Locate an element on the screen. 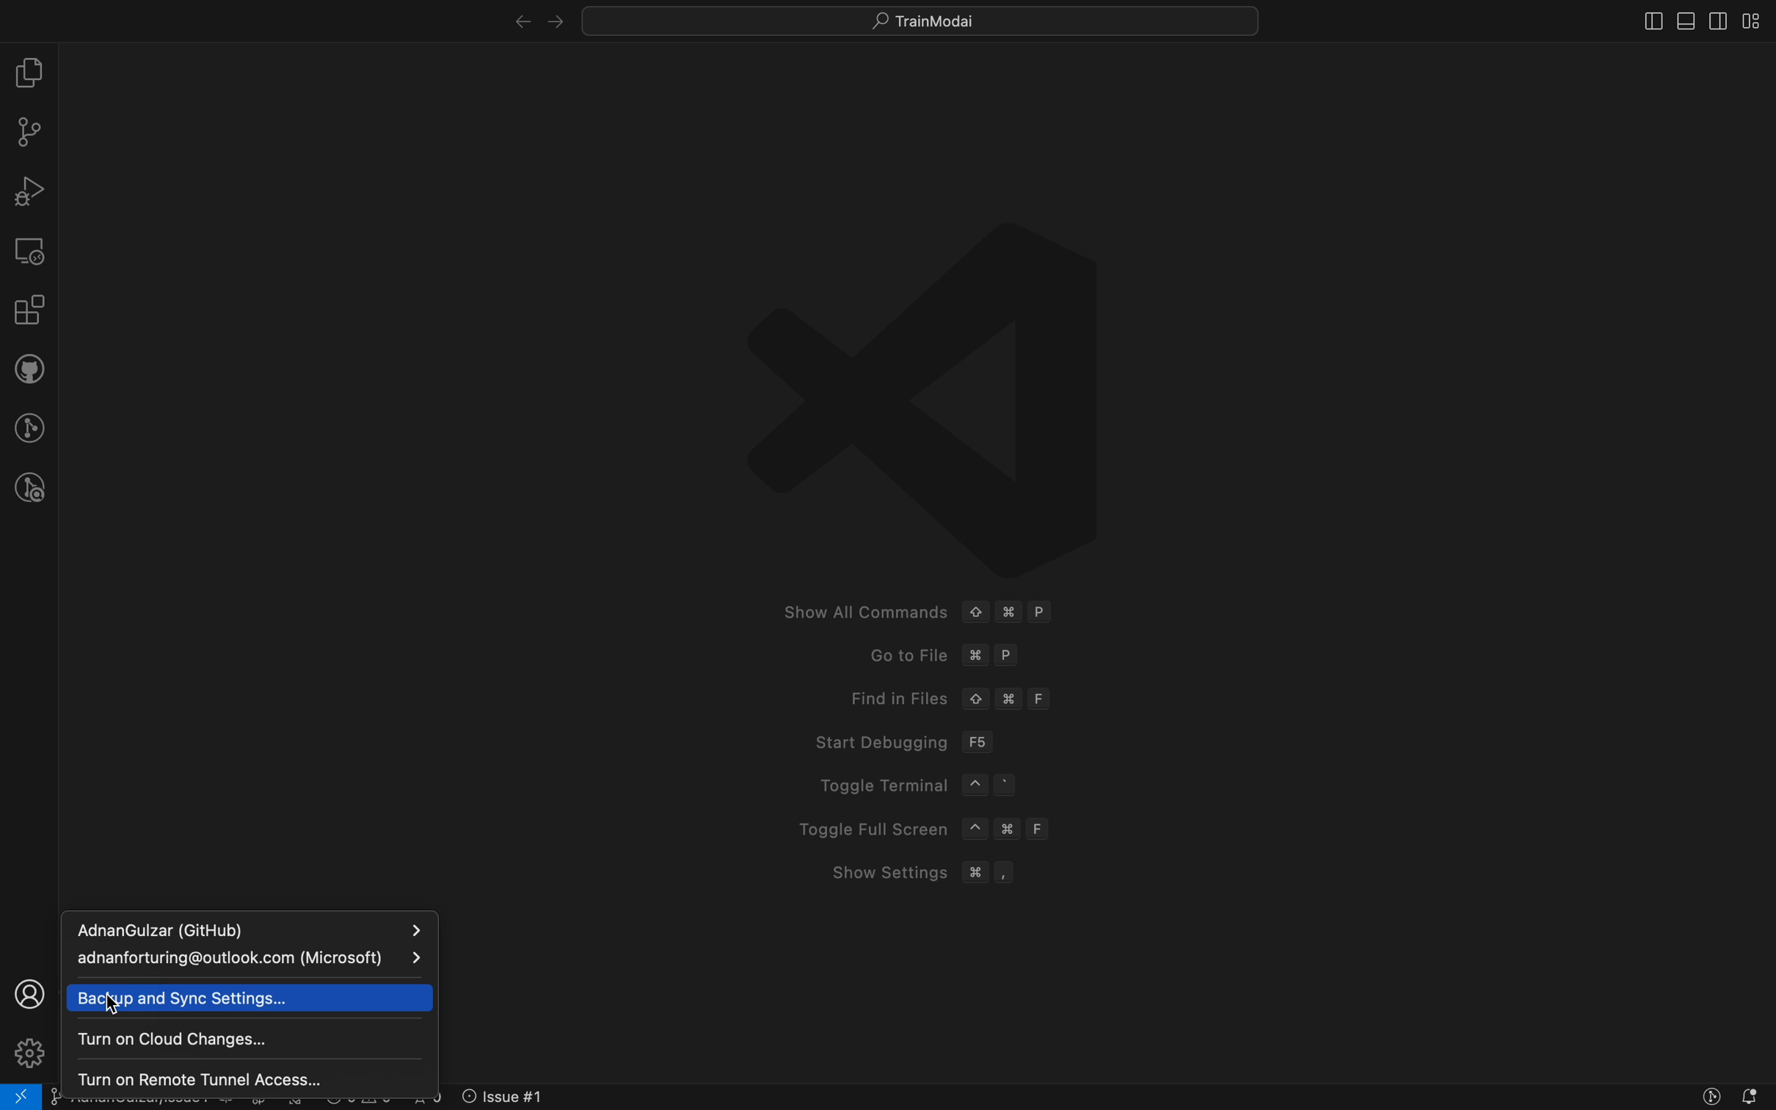  toggle secondary bar is located at coordinates (1717, 21).